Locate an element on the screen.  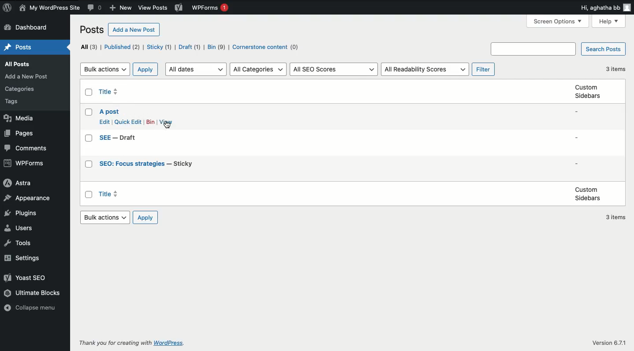
WPForms is located at coordinates (23, 163).